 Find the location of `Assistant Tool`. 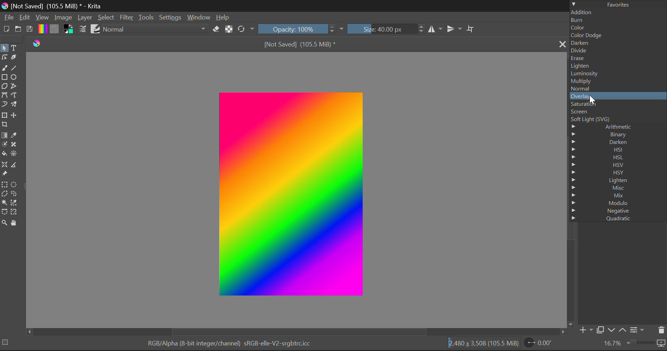

Assistant Tool is located at coordinates (6, 165).